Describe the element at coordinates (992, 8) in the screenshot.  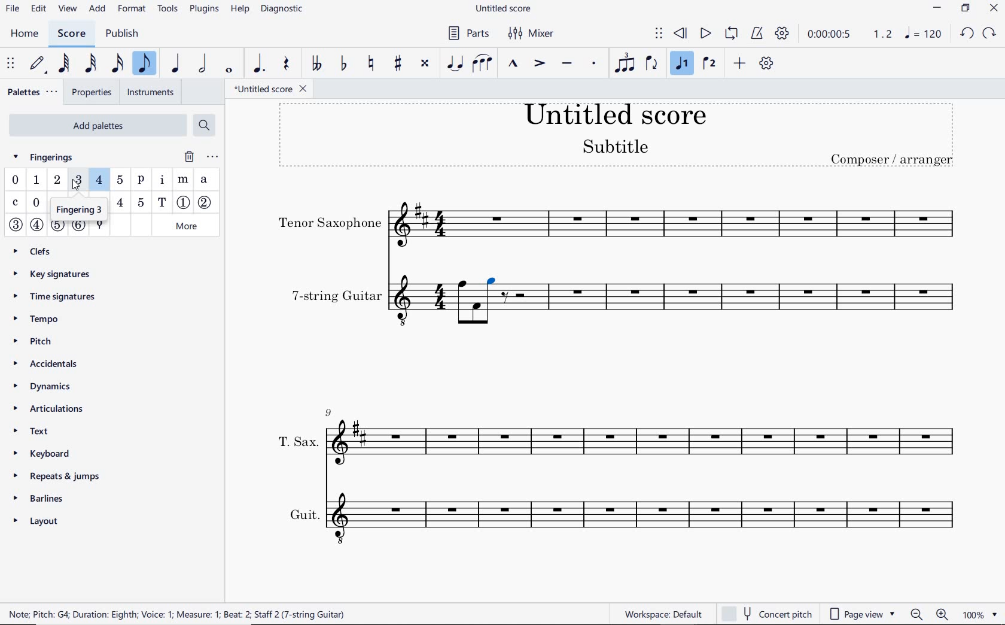
I see `CLOSE` at that location.